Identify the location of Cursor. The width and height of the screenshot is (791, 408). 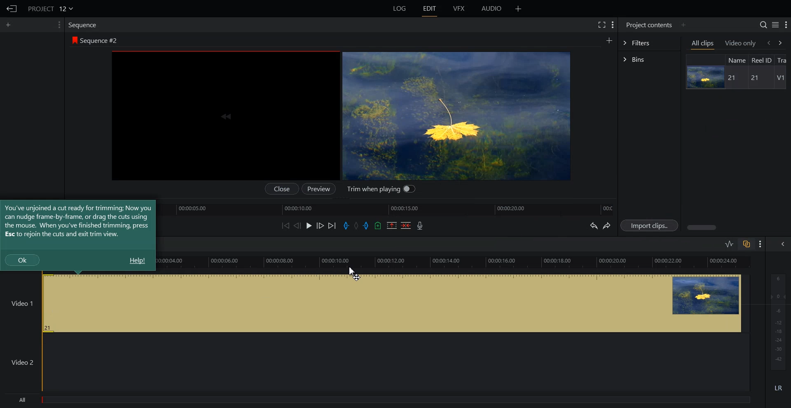
(354, 273).